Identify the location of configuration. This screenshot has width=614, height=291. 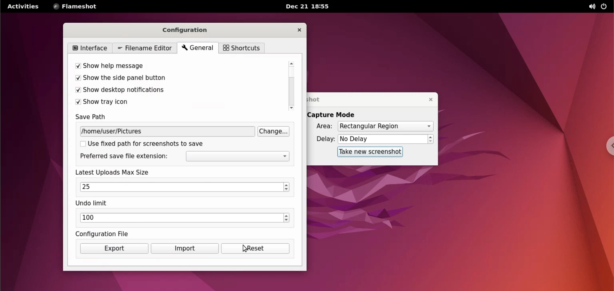
(188, 30).